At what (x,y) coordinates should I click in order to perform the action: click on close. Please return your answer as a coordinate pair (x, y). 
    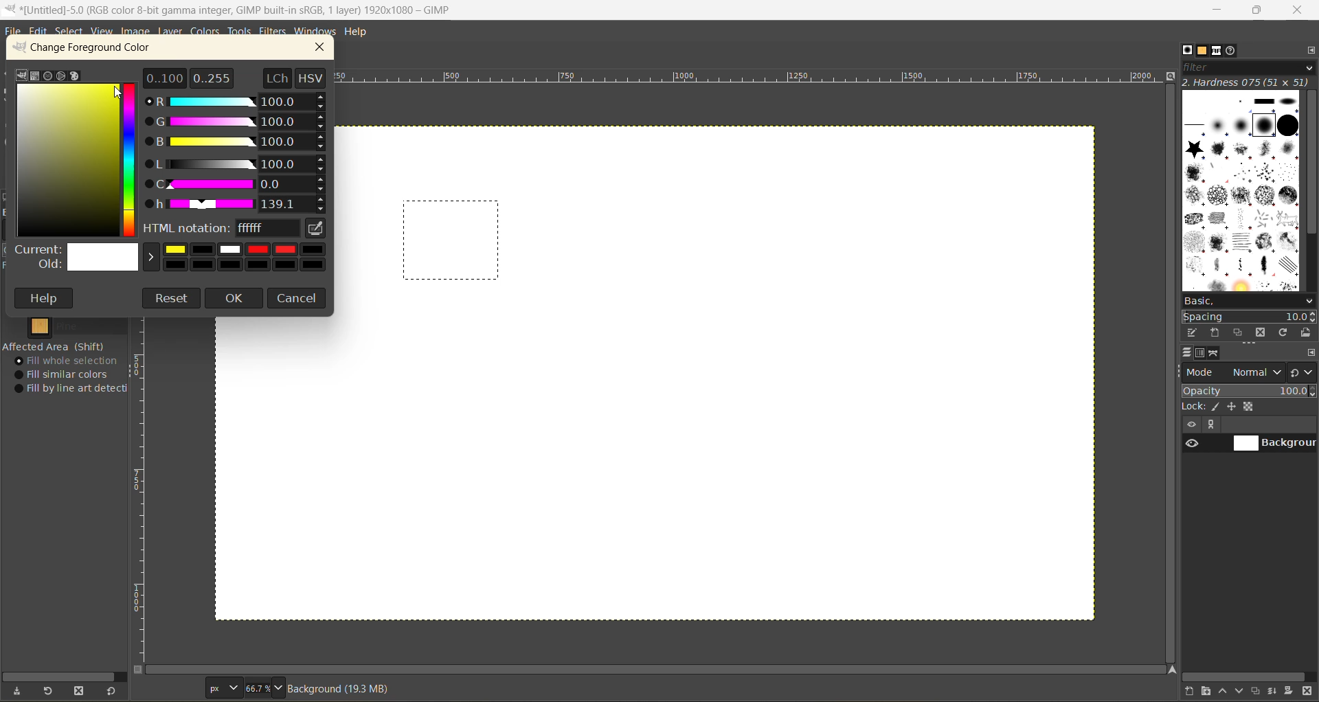
    Looking at the image, I should click on (325, 47).